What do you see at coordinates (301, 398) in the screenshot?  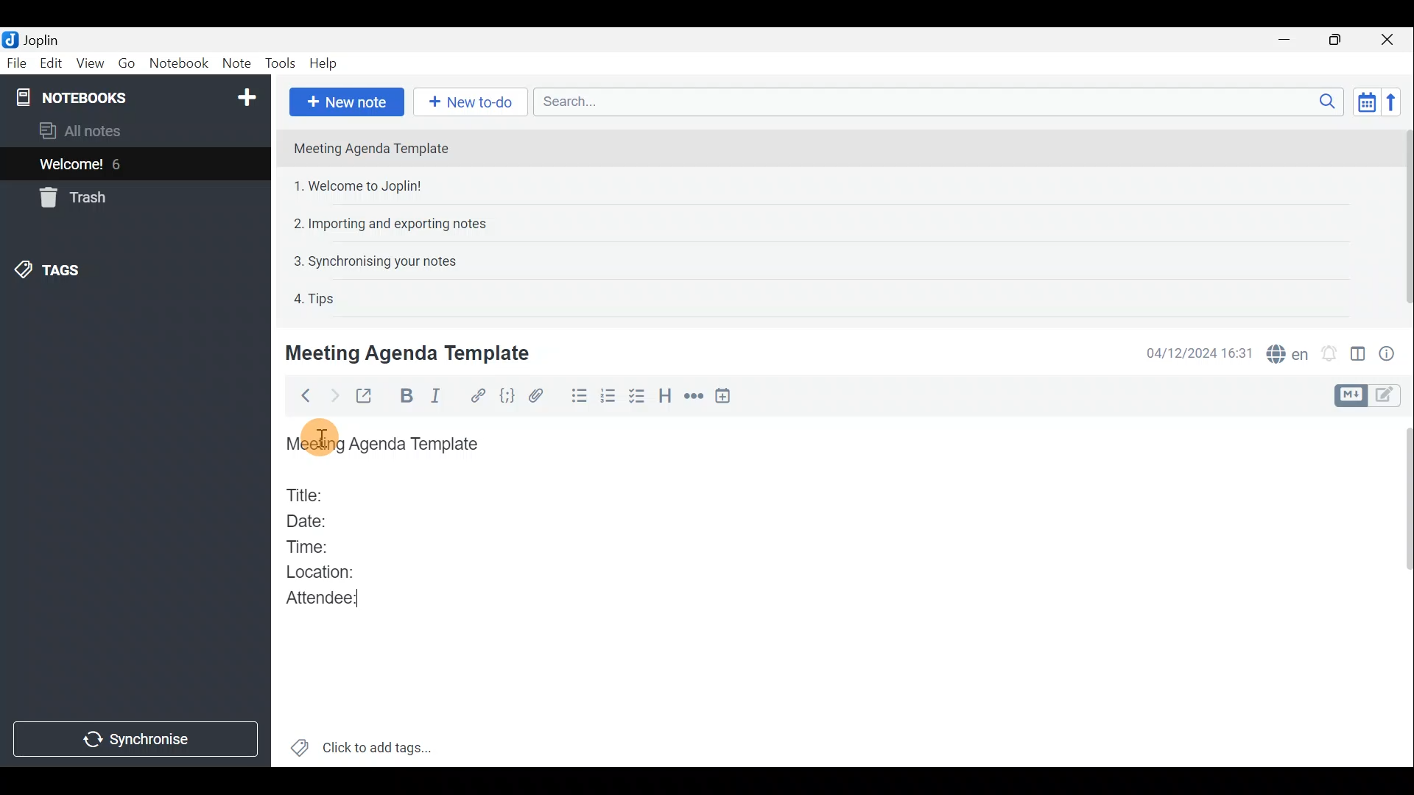 I see `Back` at bounding box center [301, 398].